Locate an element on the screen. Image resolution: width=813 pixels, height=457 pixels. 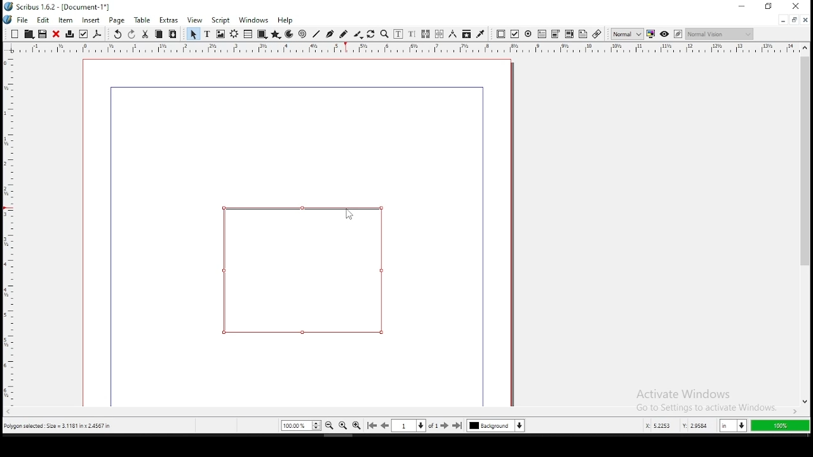
toggle image preview quality is located at coordinates (626, 34).